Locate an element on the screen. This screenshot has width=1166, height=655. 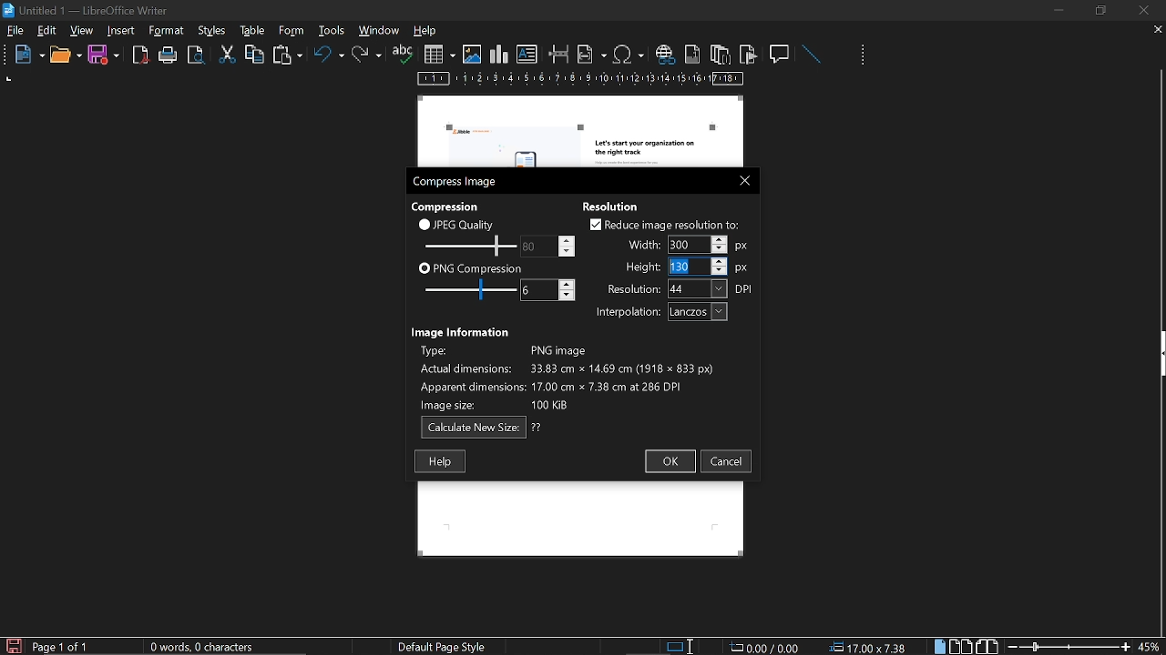
image info is located at coordinates (567, 375).